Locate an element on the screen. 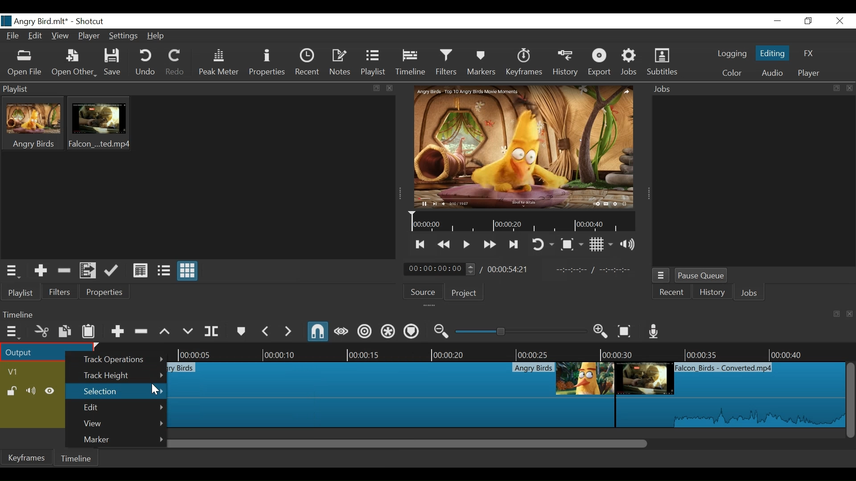 The height and width of the screenshot is (481, 856). Timeline is located at coordinates (515, 351).